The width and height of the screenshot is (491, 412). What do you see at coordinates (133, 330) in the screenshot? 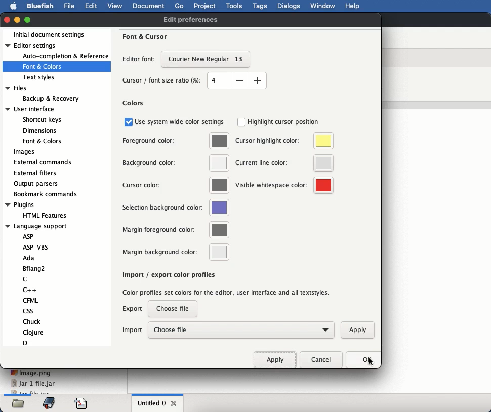
I see `import` at bounding box center [133, 330].